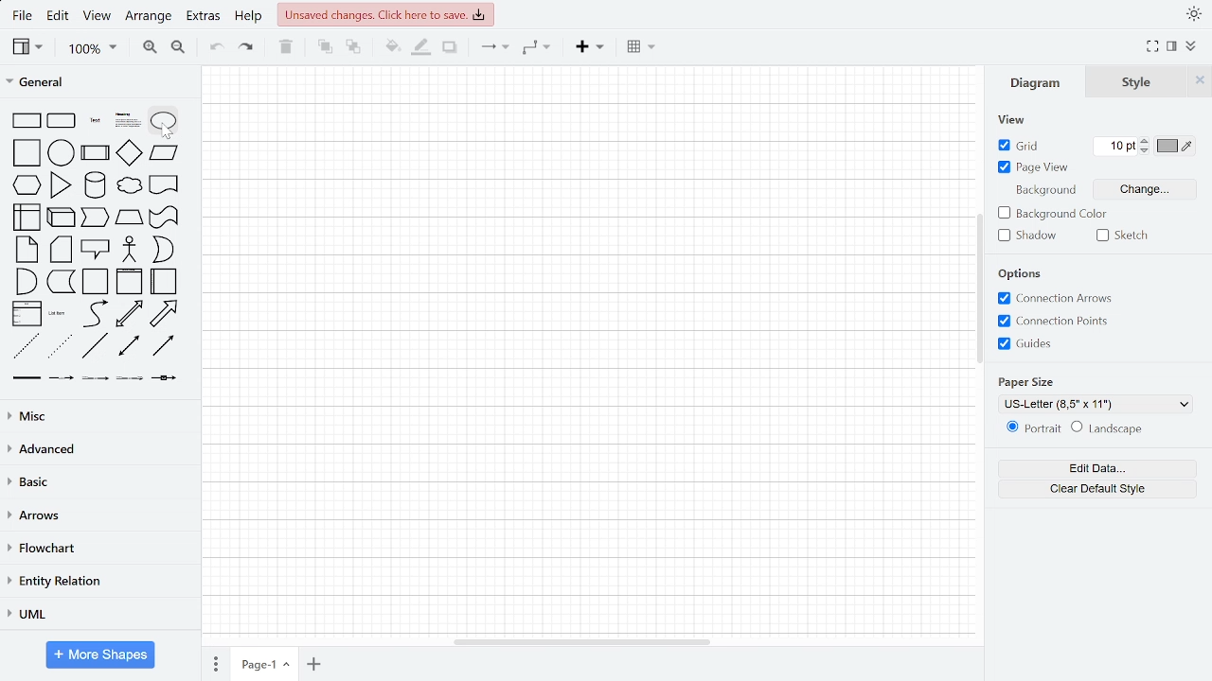  I want to click on arrange, so click(150, 19).